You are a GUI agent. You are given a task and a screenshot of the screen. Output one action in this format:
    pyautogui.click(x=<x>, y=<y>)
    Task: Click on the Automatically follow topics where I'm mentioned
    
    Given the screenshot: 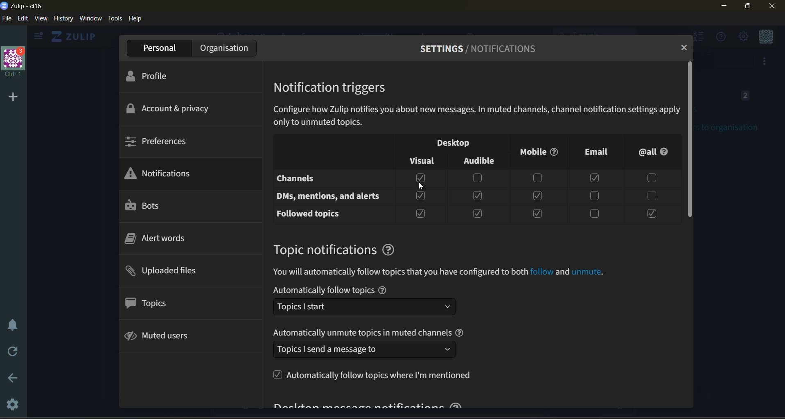 What is the action you would take?
    pyautogui.click(x=372, y=374)
    